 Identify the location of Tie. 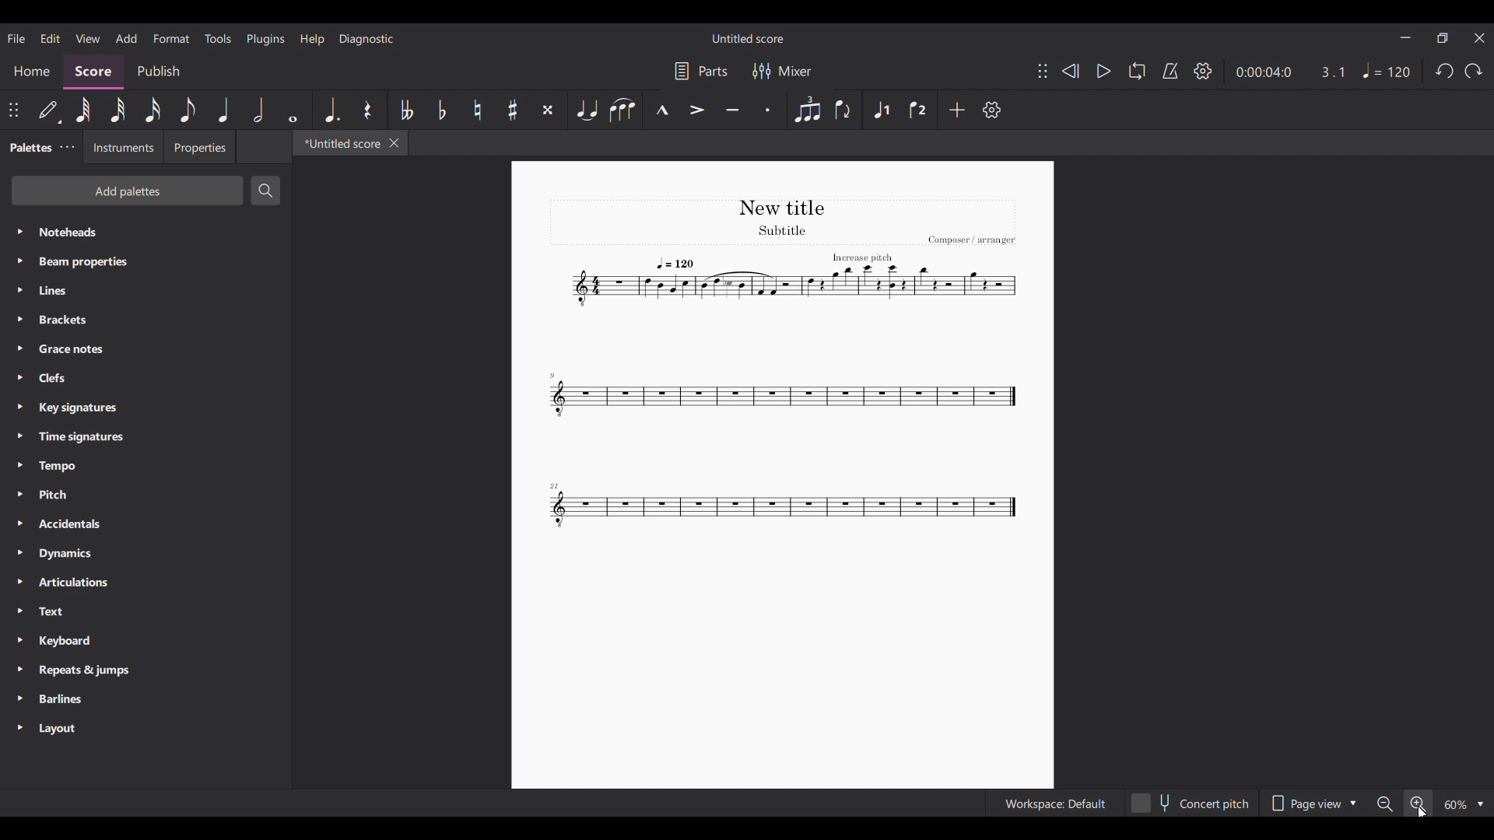
(586, 110).